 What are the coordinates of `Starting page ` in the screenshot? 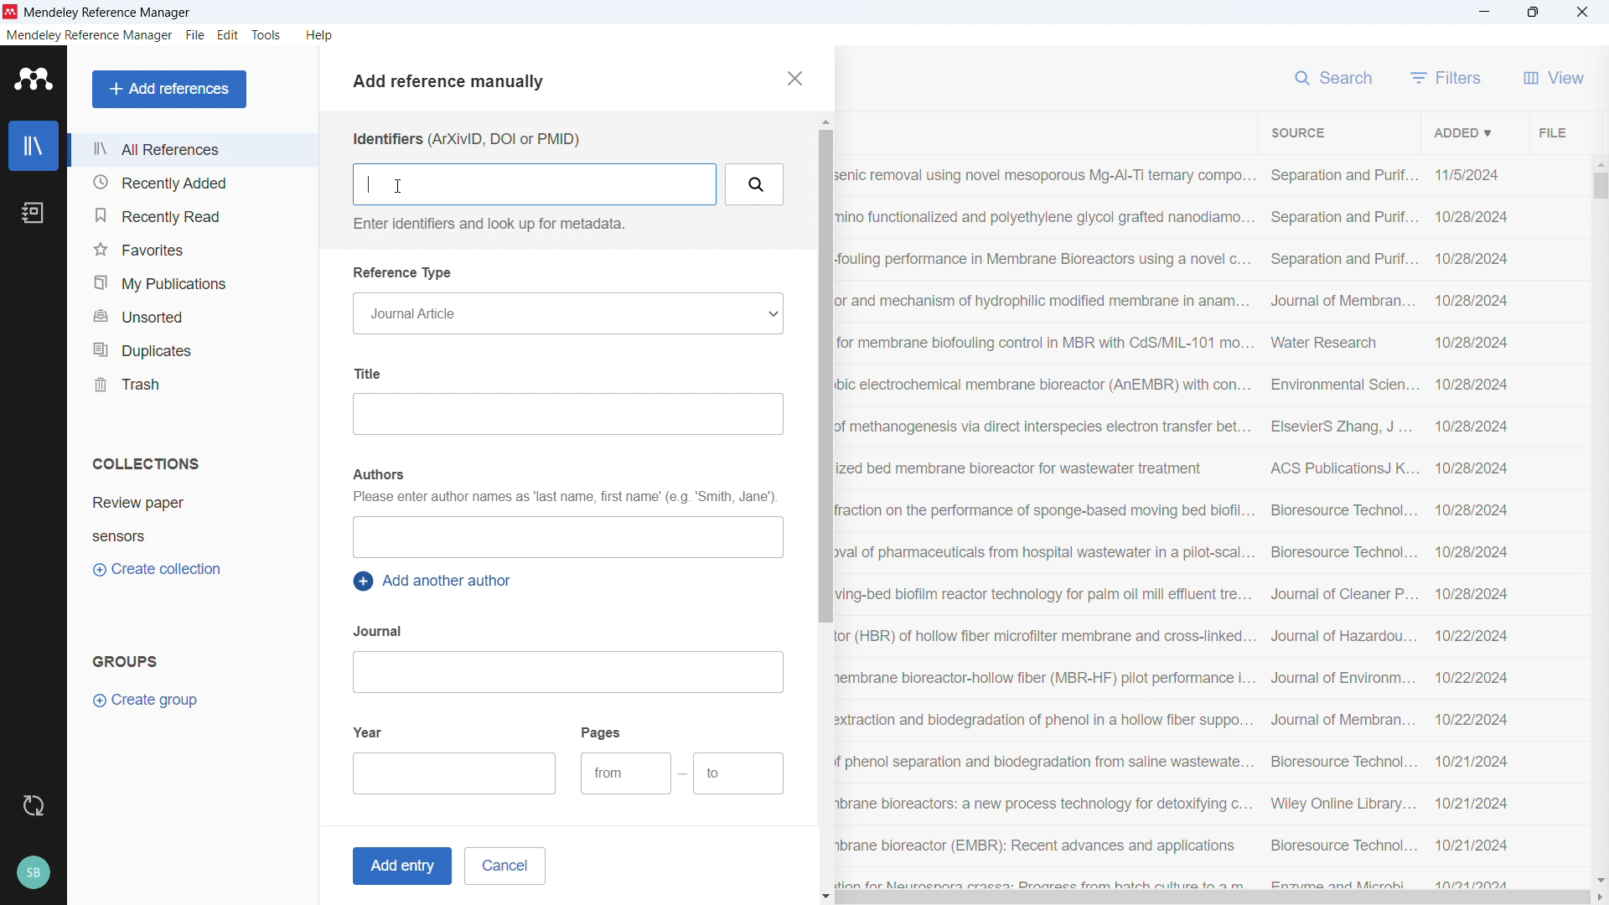 It's located at (625, 773).